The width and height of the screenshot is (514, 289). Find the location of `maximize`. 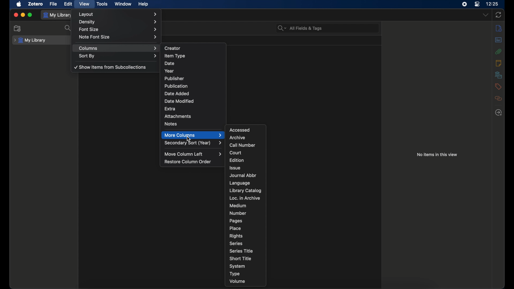

maximize is located at coordinates (30, 15).